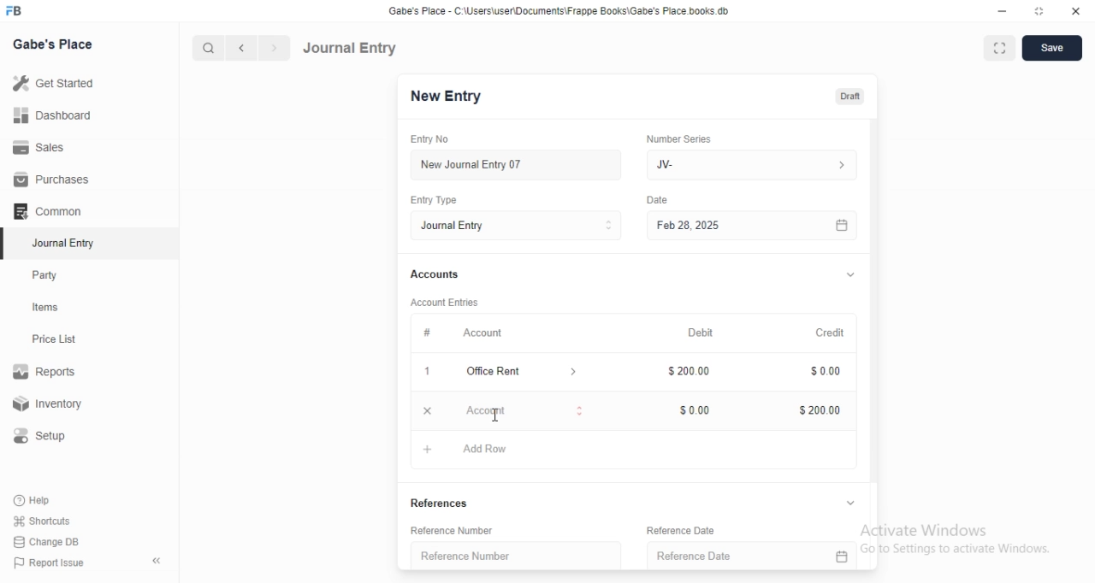  What do you see at coordinates (66, 243) in the screenshot?
I see `‘Journal Entry` at bounding box center [66, 243].